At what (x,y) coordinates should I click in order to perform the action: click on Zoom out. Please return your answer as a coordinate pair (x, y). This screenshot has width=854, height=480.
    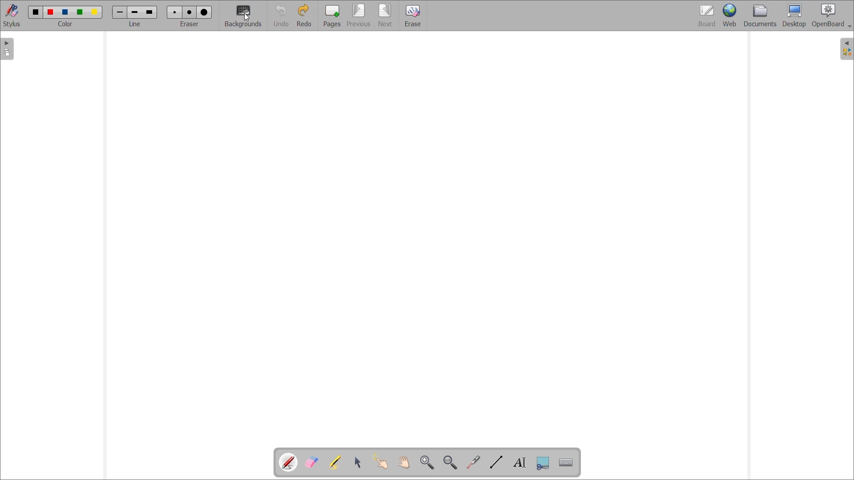
    Looking at the image, I should click on (450, 463).